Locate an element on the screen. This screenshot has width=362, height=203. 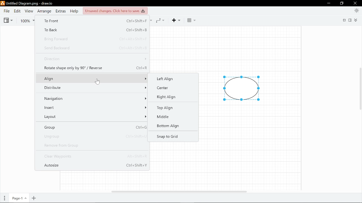
Close window is located at coordinates (355, 3).